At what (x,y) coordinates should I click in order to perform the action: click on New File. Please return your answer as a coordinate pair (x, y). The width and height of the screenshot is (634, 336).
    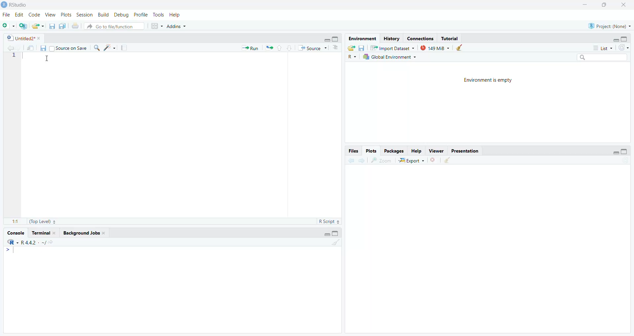
    Looking at the image, I should click on (8, 27).